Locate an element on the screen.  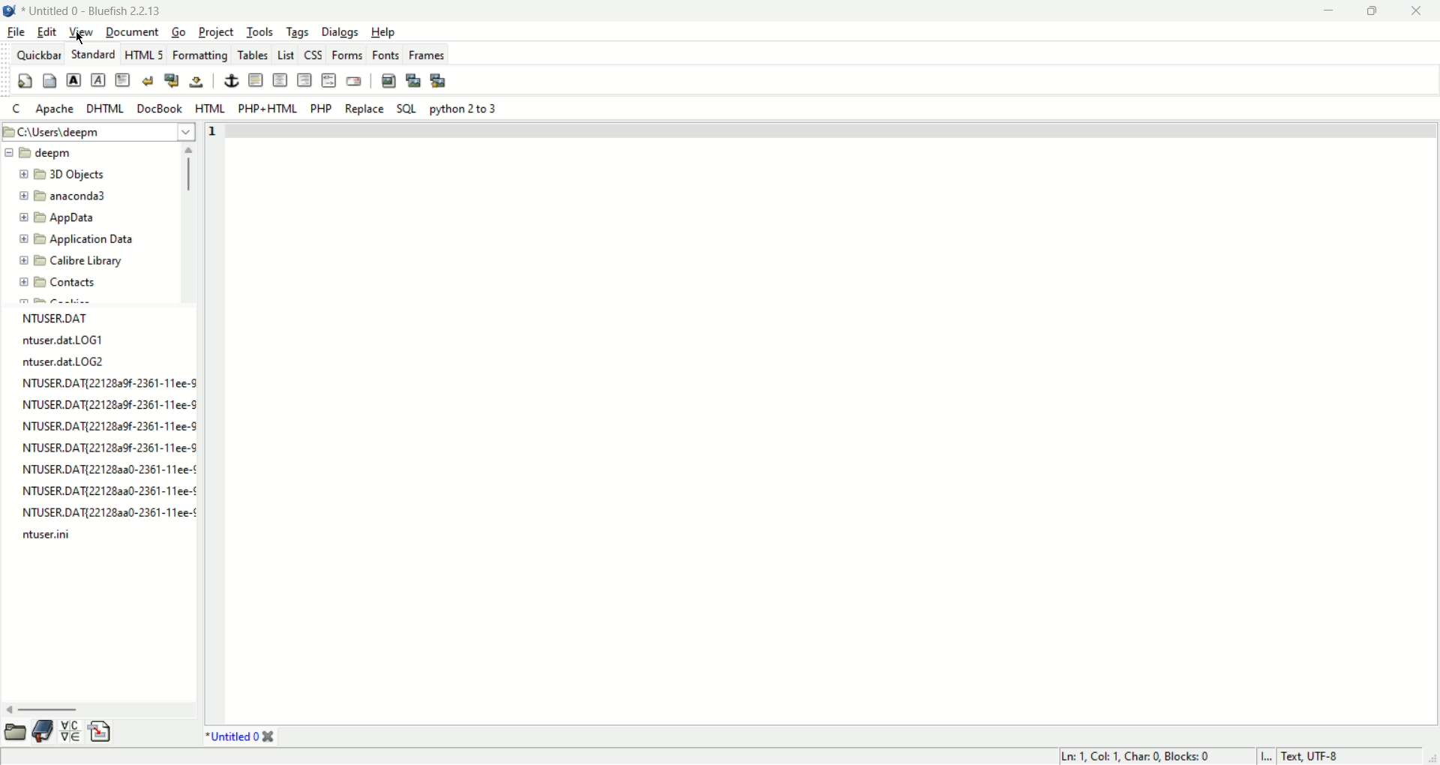
anchor is located at coordinates (231, 81).